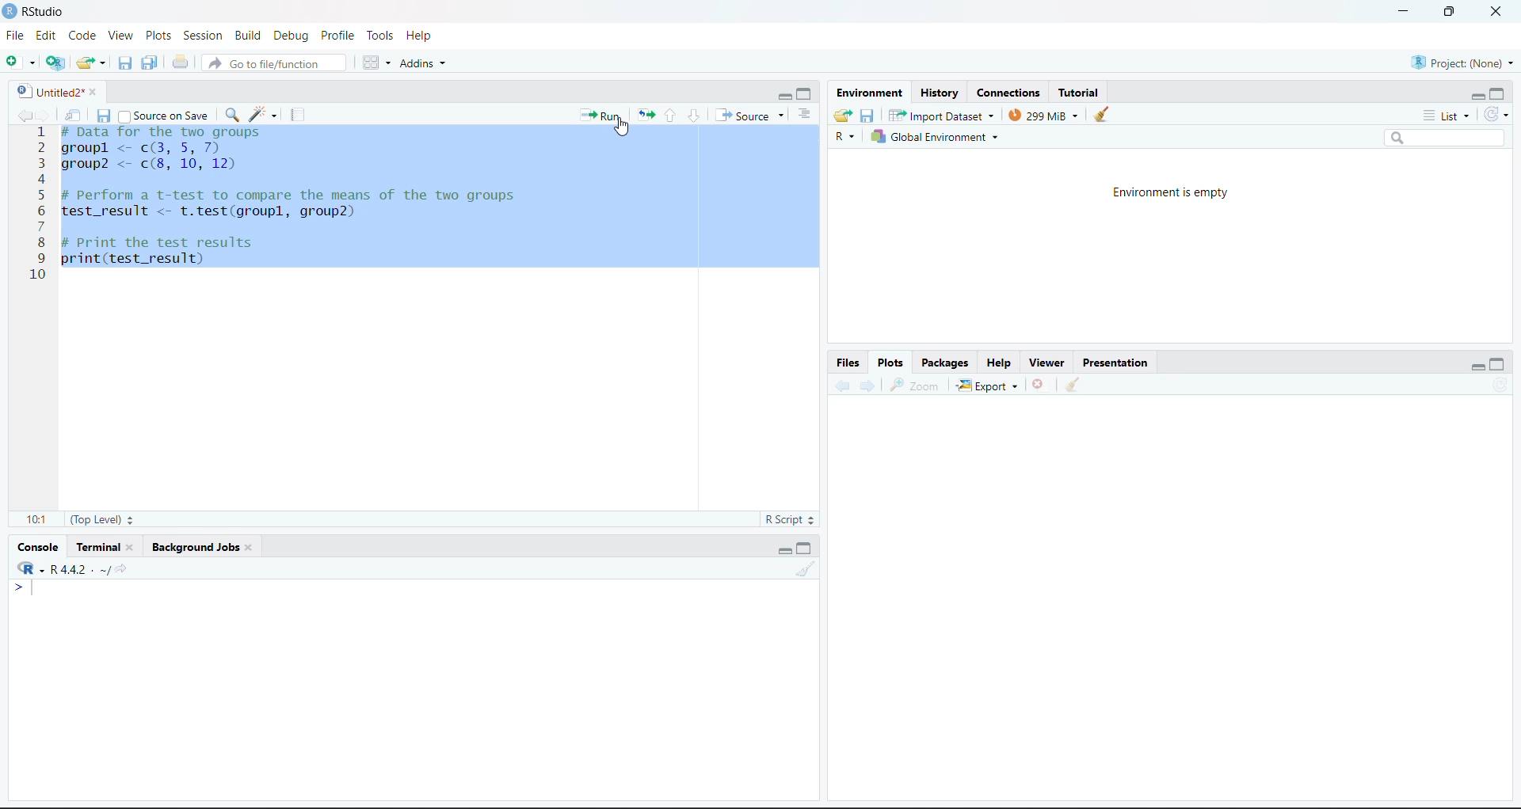 The width and height of the screenshot is (1521, 809). Describe the element at coordinates (893, 362) in the screenshot. I see `Plots` at that location.